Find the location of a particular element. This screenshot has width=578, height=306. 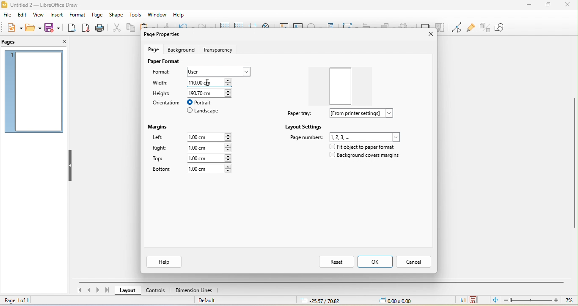

vertical scroll bar is located at coordinates (574, 161).